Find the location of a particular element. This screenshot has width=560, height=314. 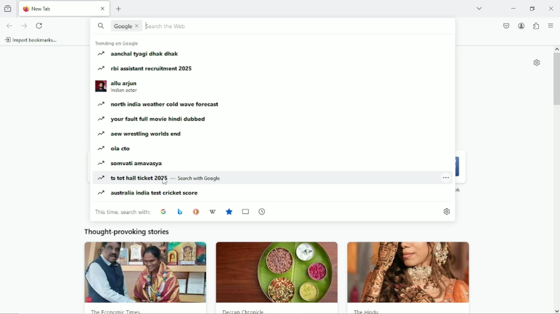

new tab is located at coordinates (56, 9).